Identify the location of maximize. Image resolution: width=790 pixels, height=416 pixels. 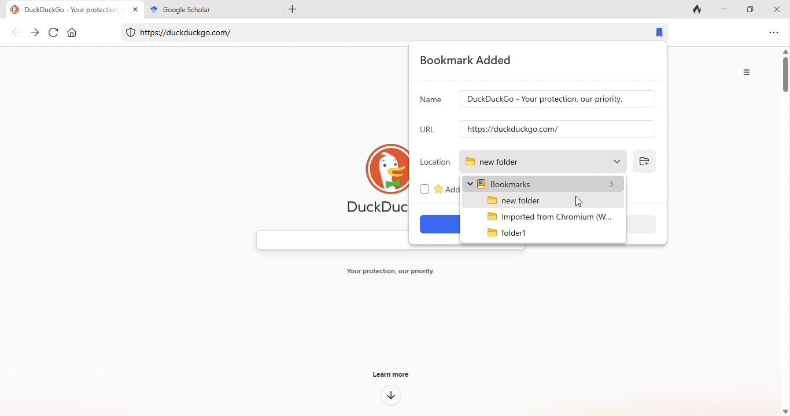
(752, 9).